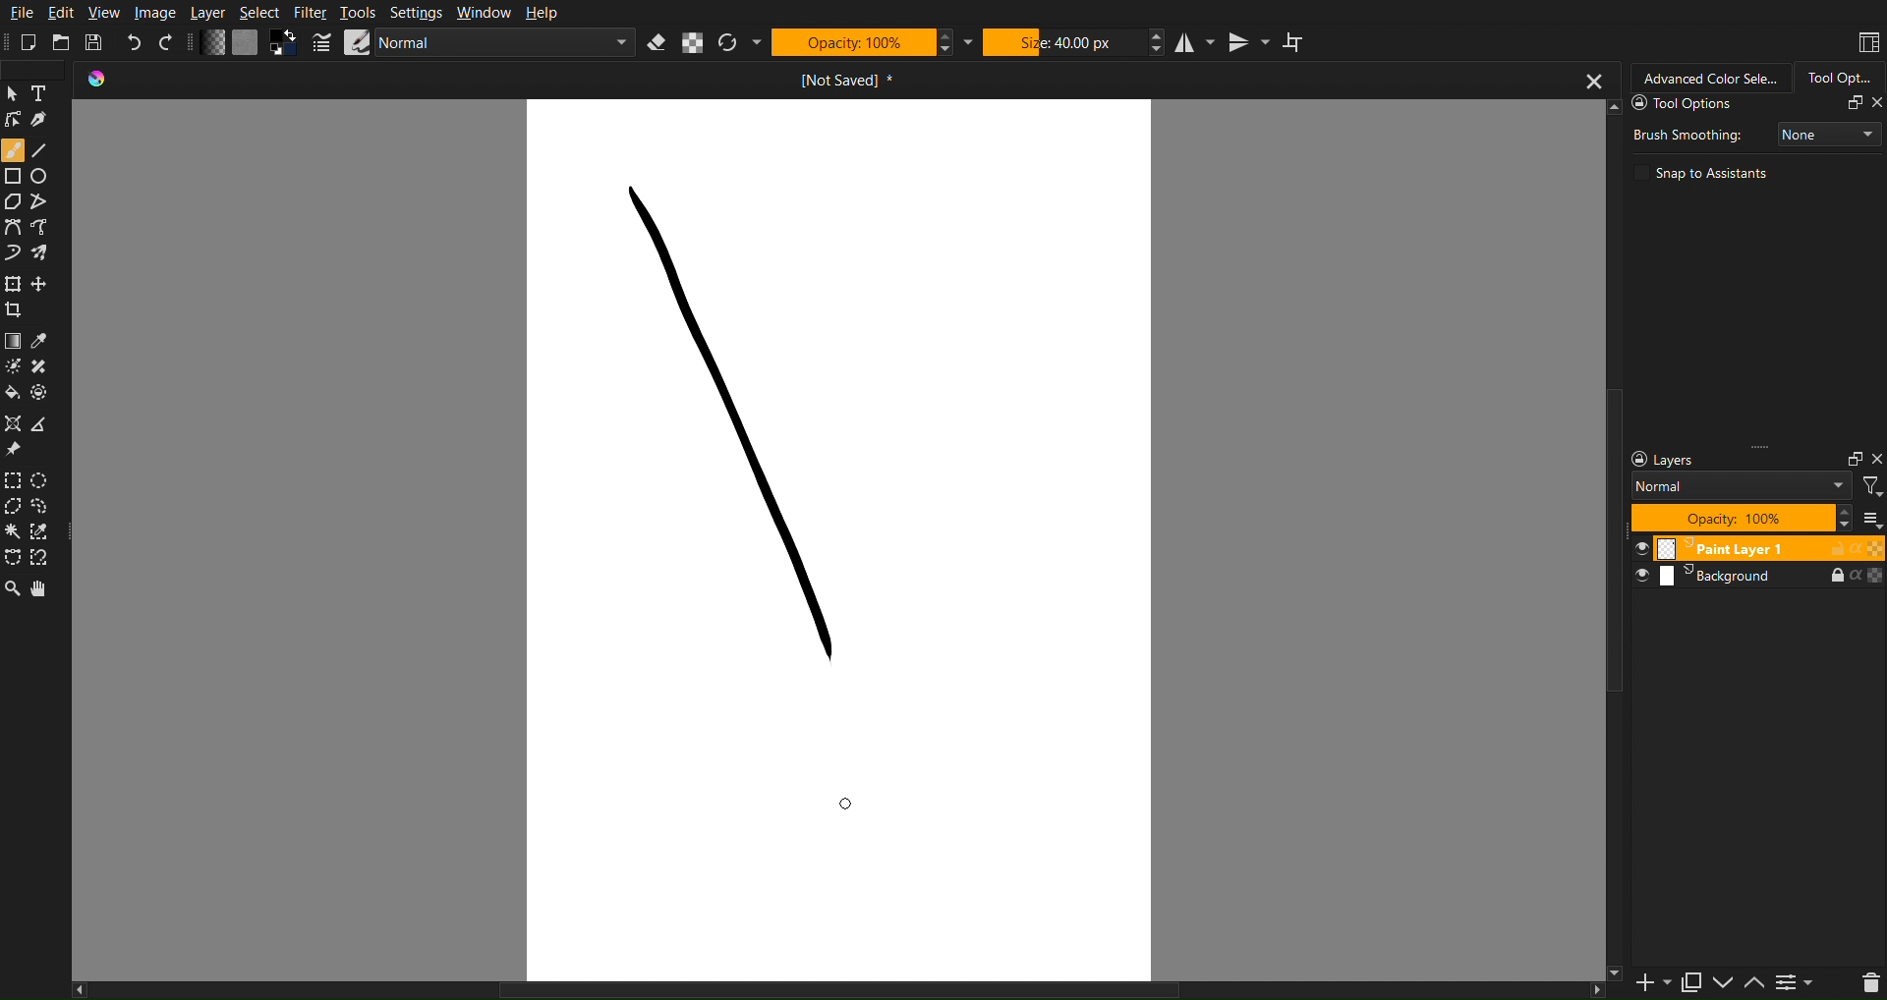  What do you see at coordinates (12, 341) in the screenshot?
I see `Color Options` at bounding box center [12, 341].